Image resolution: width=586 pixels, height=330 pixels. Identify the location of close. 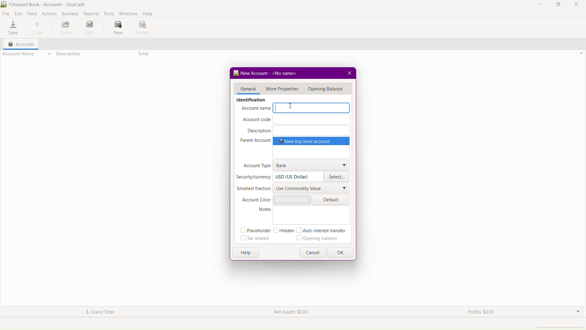
(350, 72).